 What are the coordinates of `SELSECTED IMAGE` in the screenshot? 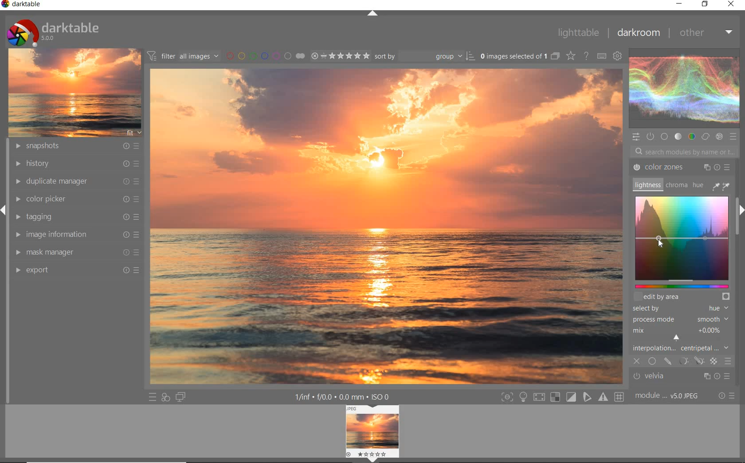 It's located at (512, 56).